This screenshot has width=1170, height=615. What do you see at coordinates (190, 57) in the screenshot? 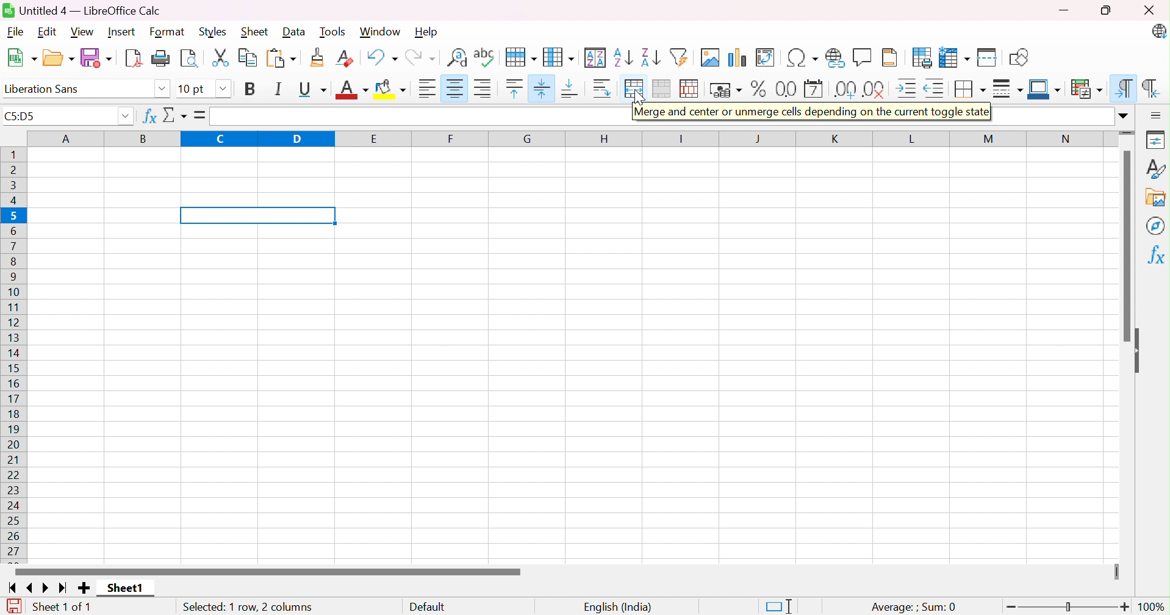
I see `Toggle Print Preview` at bounding box center [190, 57].